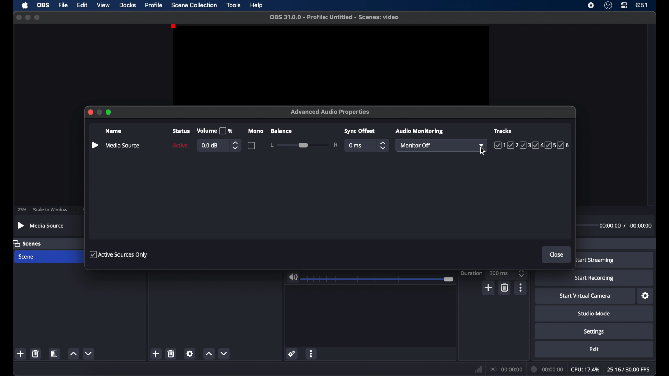 Image resolution: width=669 pixels, height=376 pixels. What do you see at coordinates (257, 6) in the screenshot?
I see `help` at bounding box center [257, 6].